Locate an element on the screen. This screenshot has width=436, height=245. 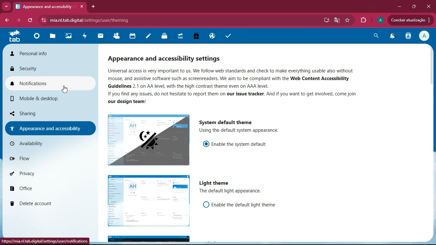
home is located at coordinates (38, 38).